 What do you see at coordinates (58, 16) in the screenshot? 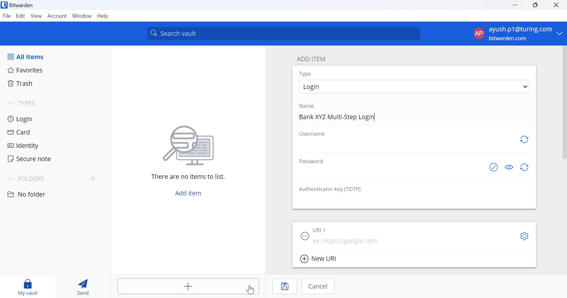
I see `Account` at bounding box center [58, 16].